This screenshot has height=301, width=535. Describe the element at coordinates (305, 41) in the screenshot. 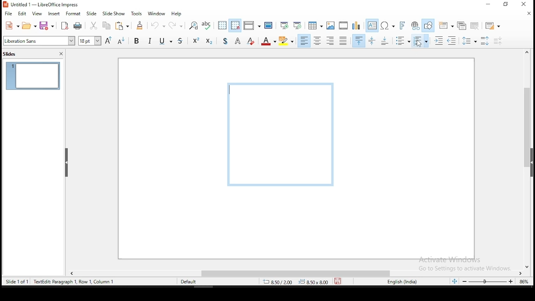

I see `align left` at that location.